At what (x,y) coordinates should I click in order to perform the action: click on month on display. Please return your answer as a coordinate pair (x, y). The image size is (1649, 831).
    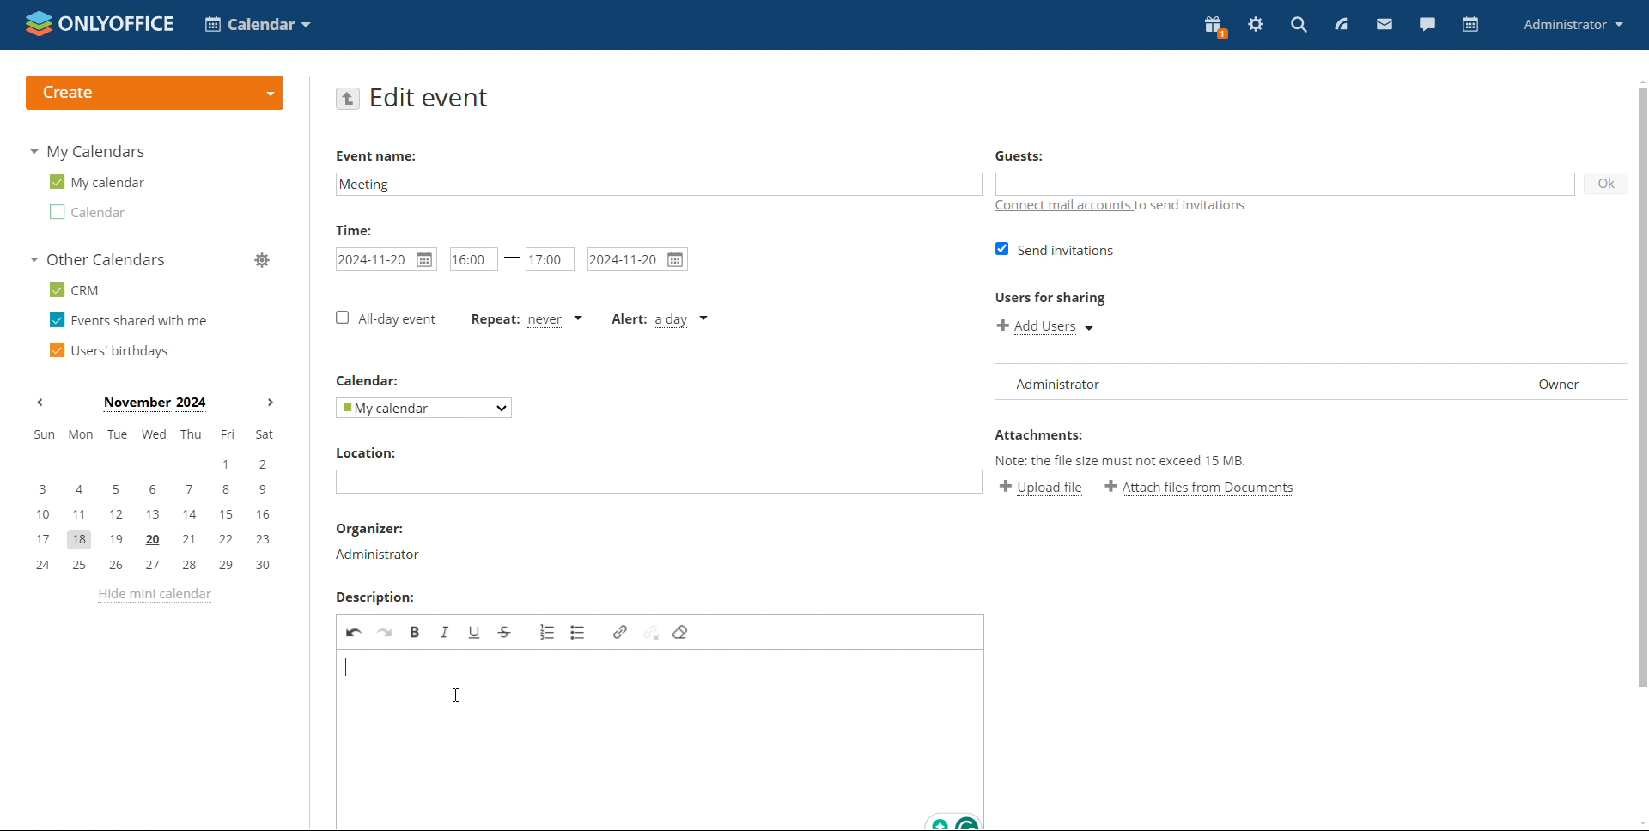
    Looking at the image, I should click on (155, 404).